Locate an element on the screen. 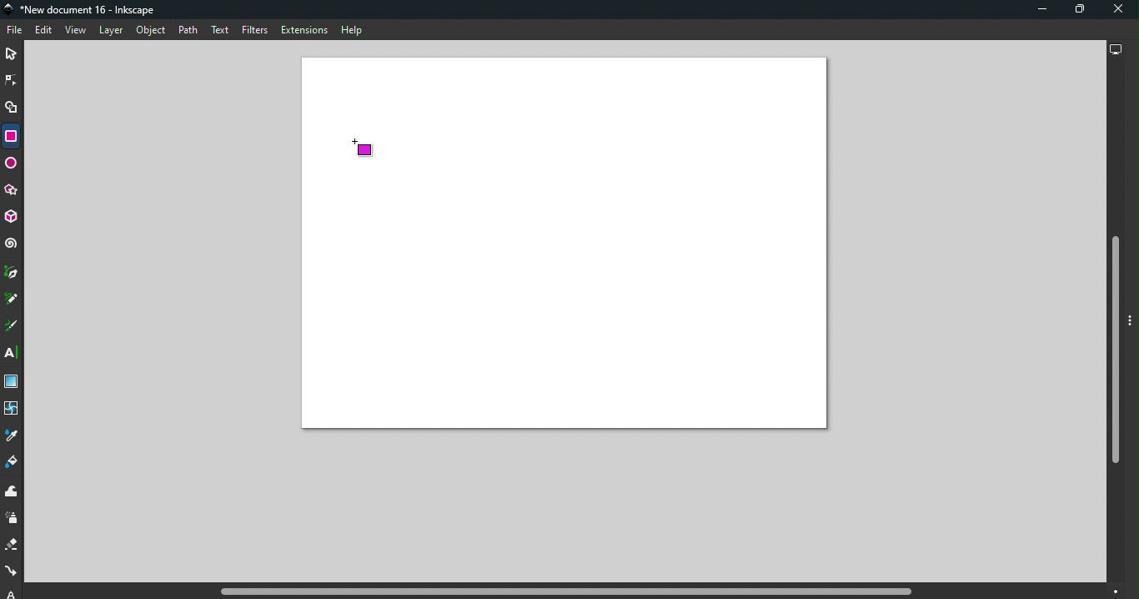  Document name is located at coordinates (83, 10).